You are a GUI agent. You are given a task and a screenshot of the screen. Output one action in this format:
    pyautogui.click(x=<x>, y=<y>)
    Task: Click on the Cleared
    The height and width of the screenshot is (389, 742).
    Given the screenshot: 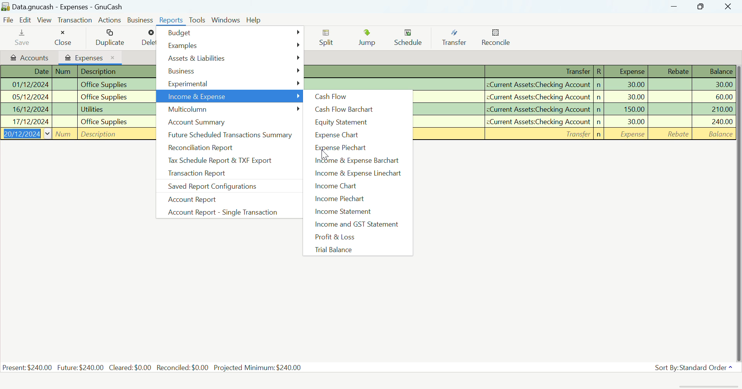 What is the action you would take?
    pyautogui.click(x=130, y=367)
    